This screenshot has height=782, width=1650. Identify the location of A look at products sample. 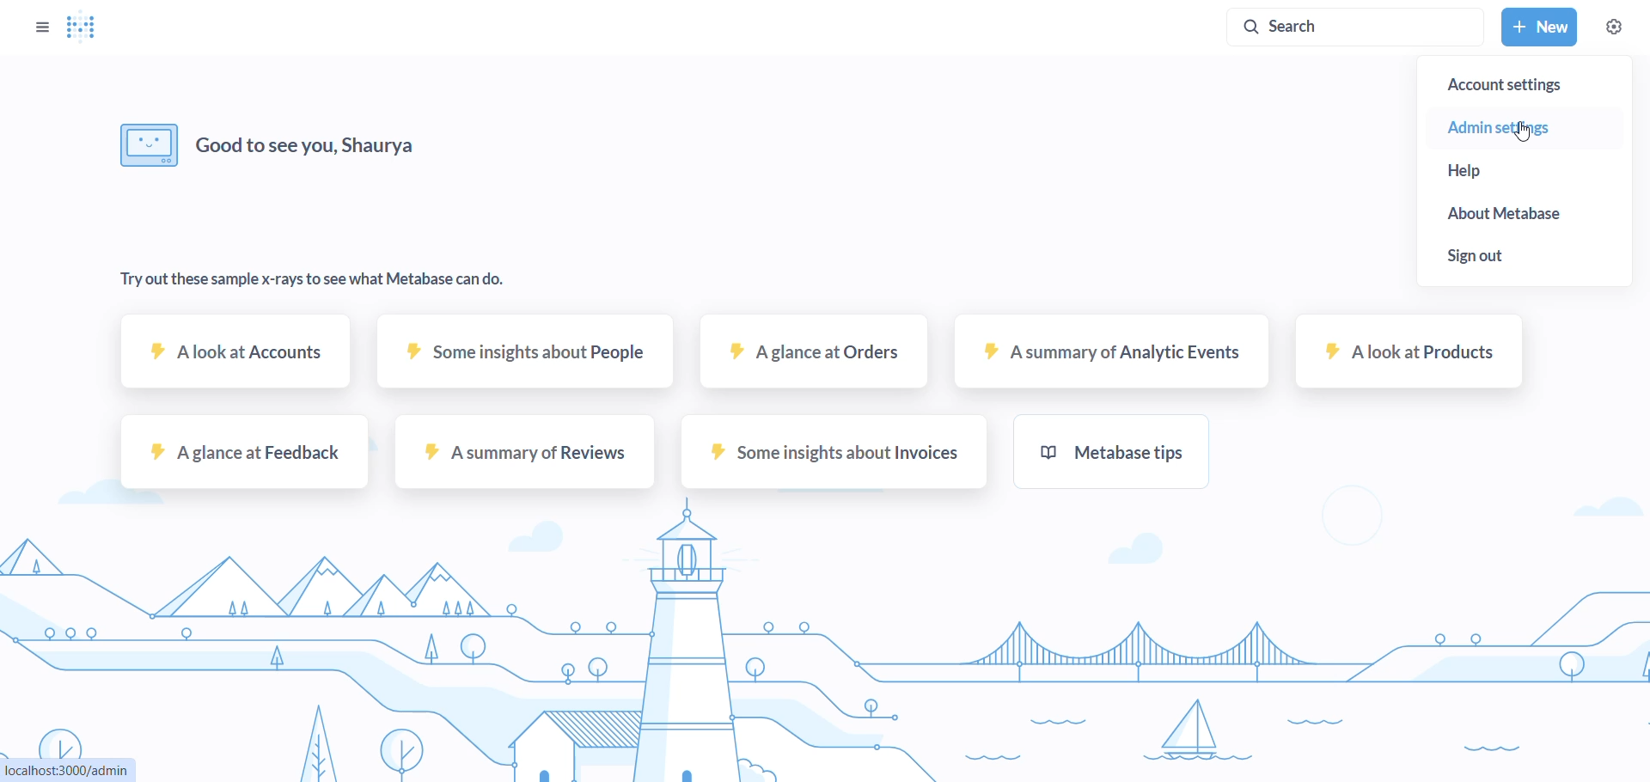
(1414, 357).